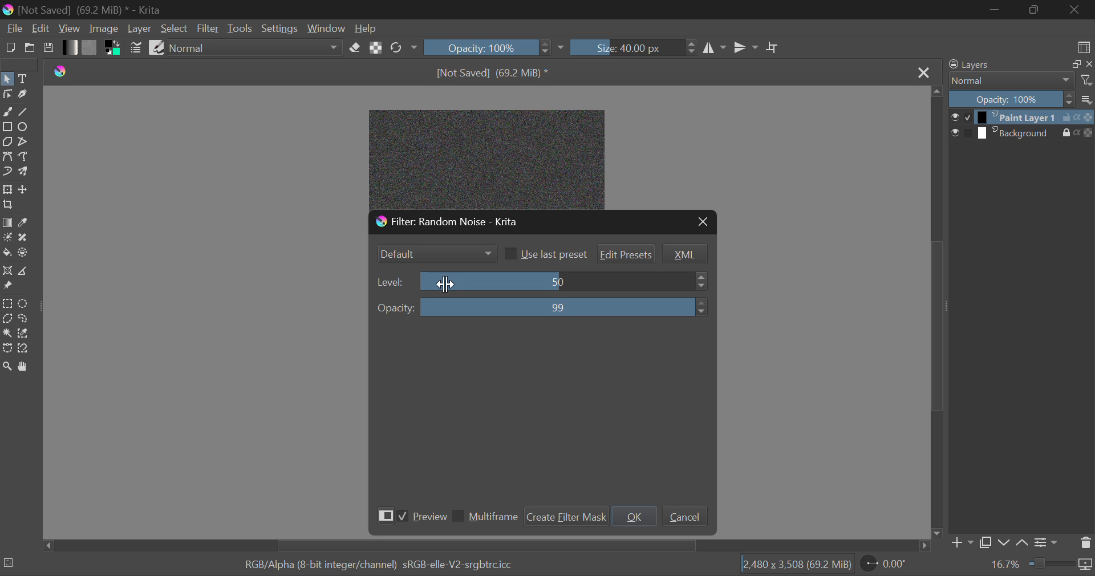 The width and height of the screenshot is (1095, 576). Describe the element at coordinates (113, 48) in the screenshot. I see `Colors in Use` at that location.